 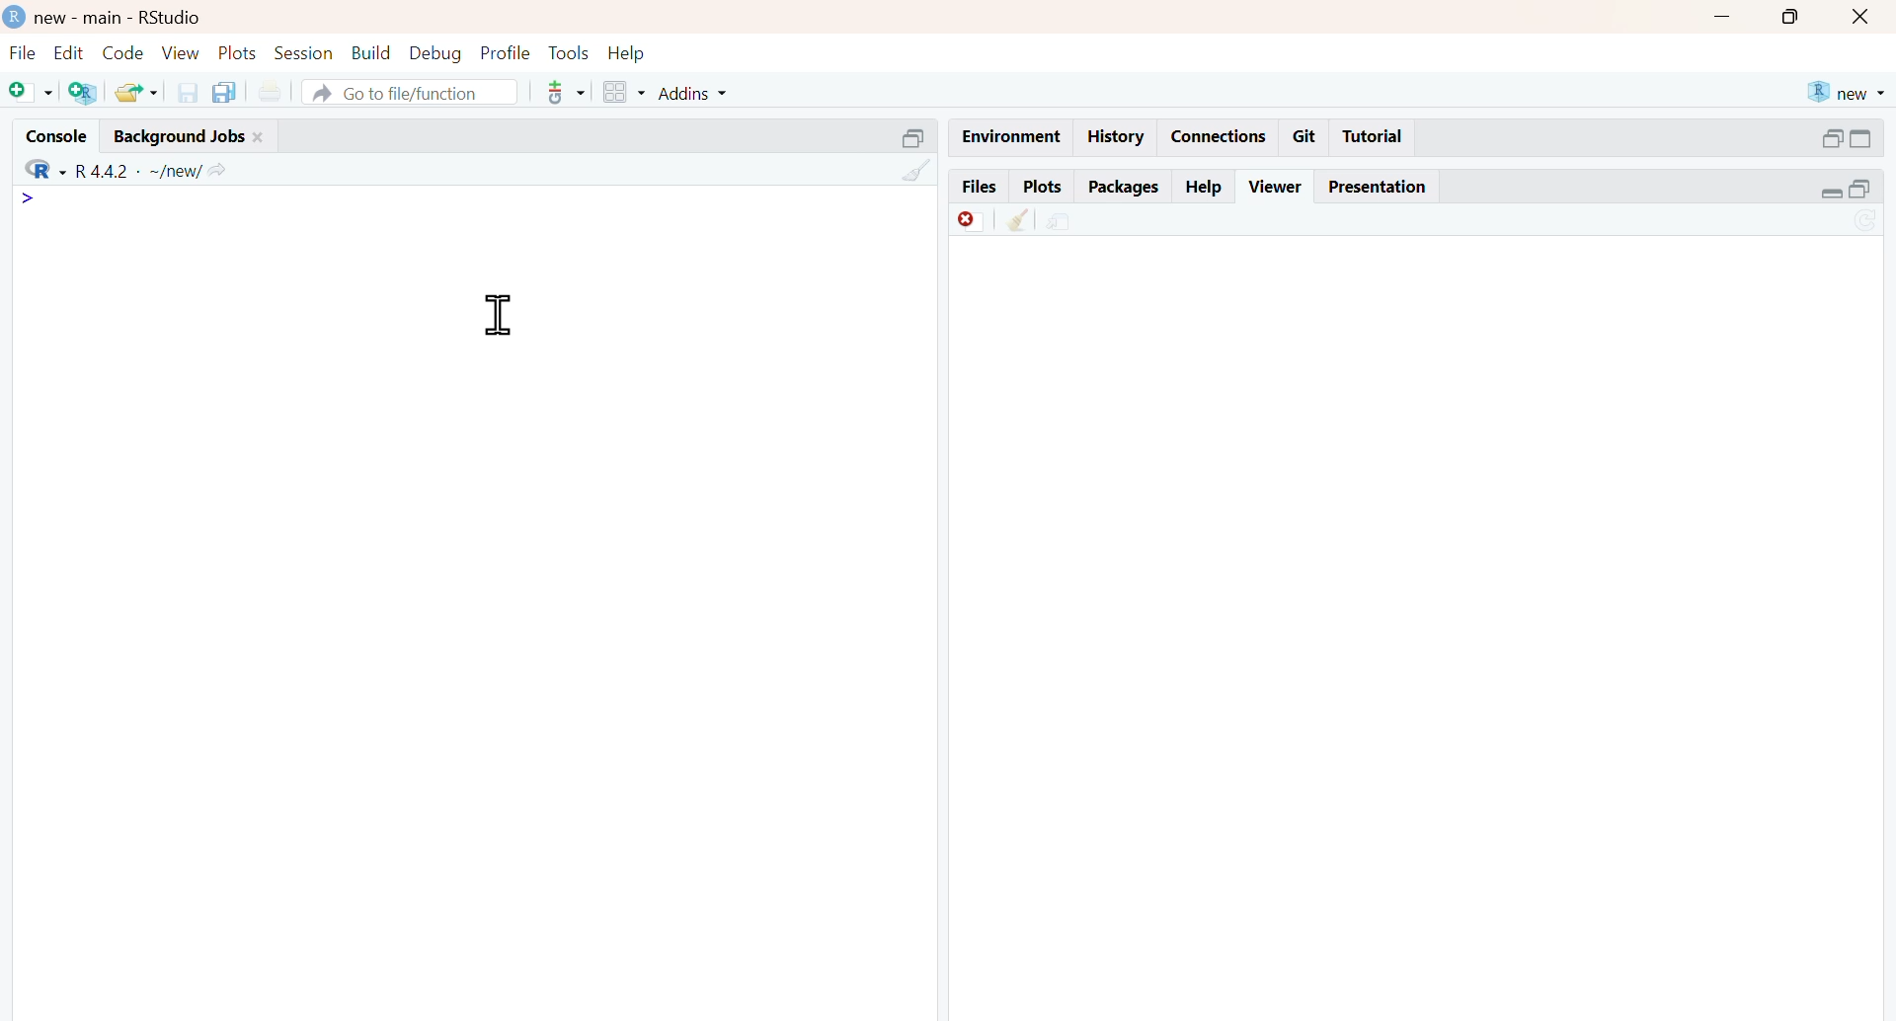 What do you see at coordinates (44, 168) in the screenshot?
I see `R` at bounding box center [44, 168].